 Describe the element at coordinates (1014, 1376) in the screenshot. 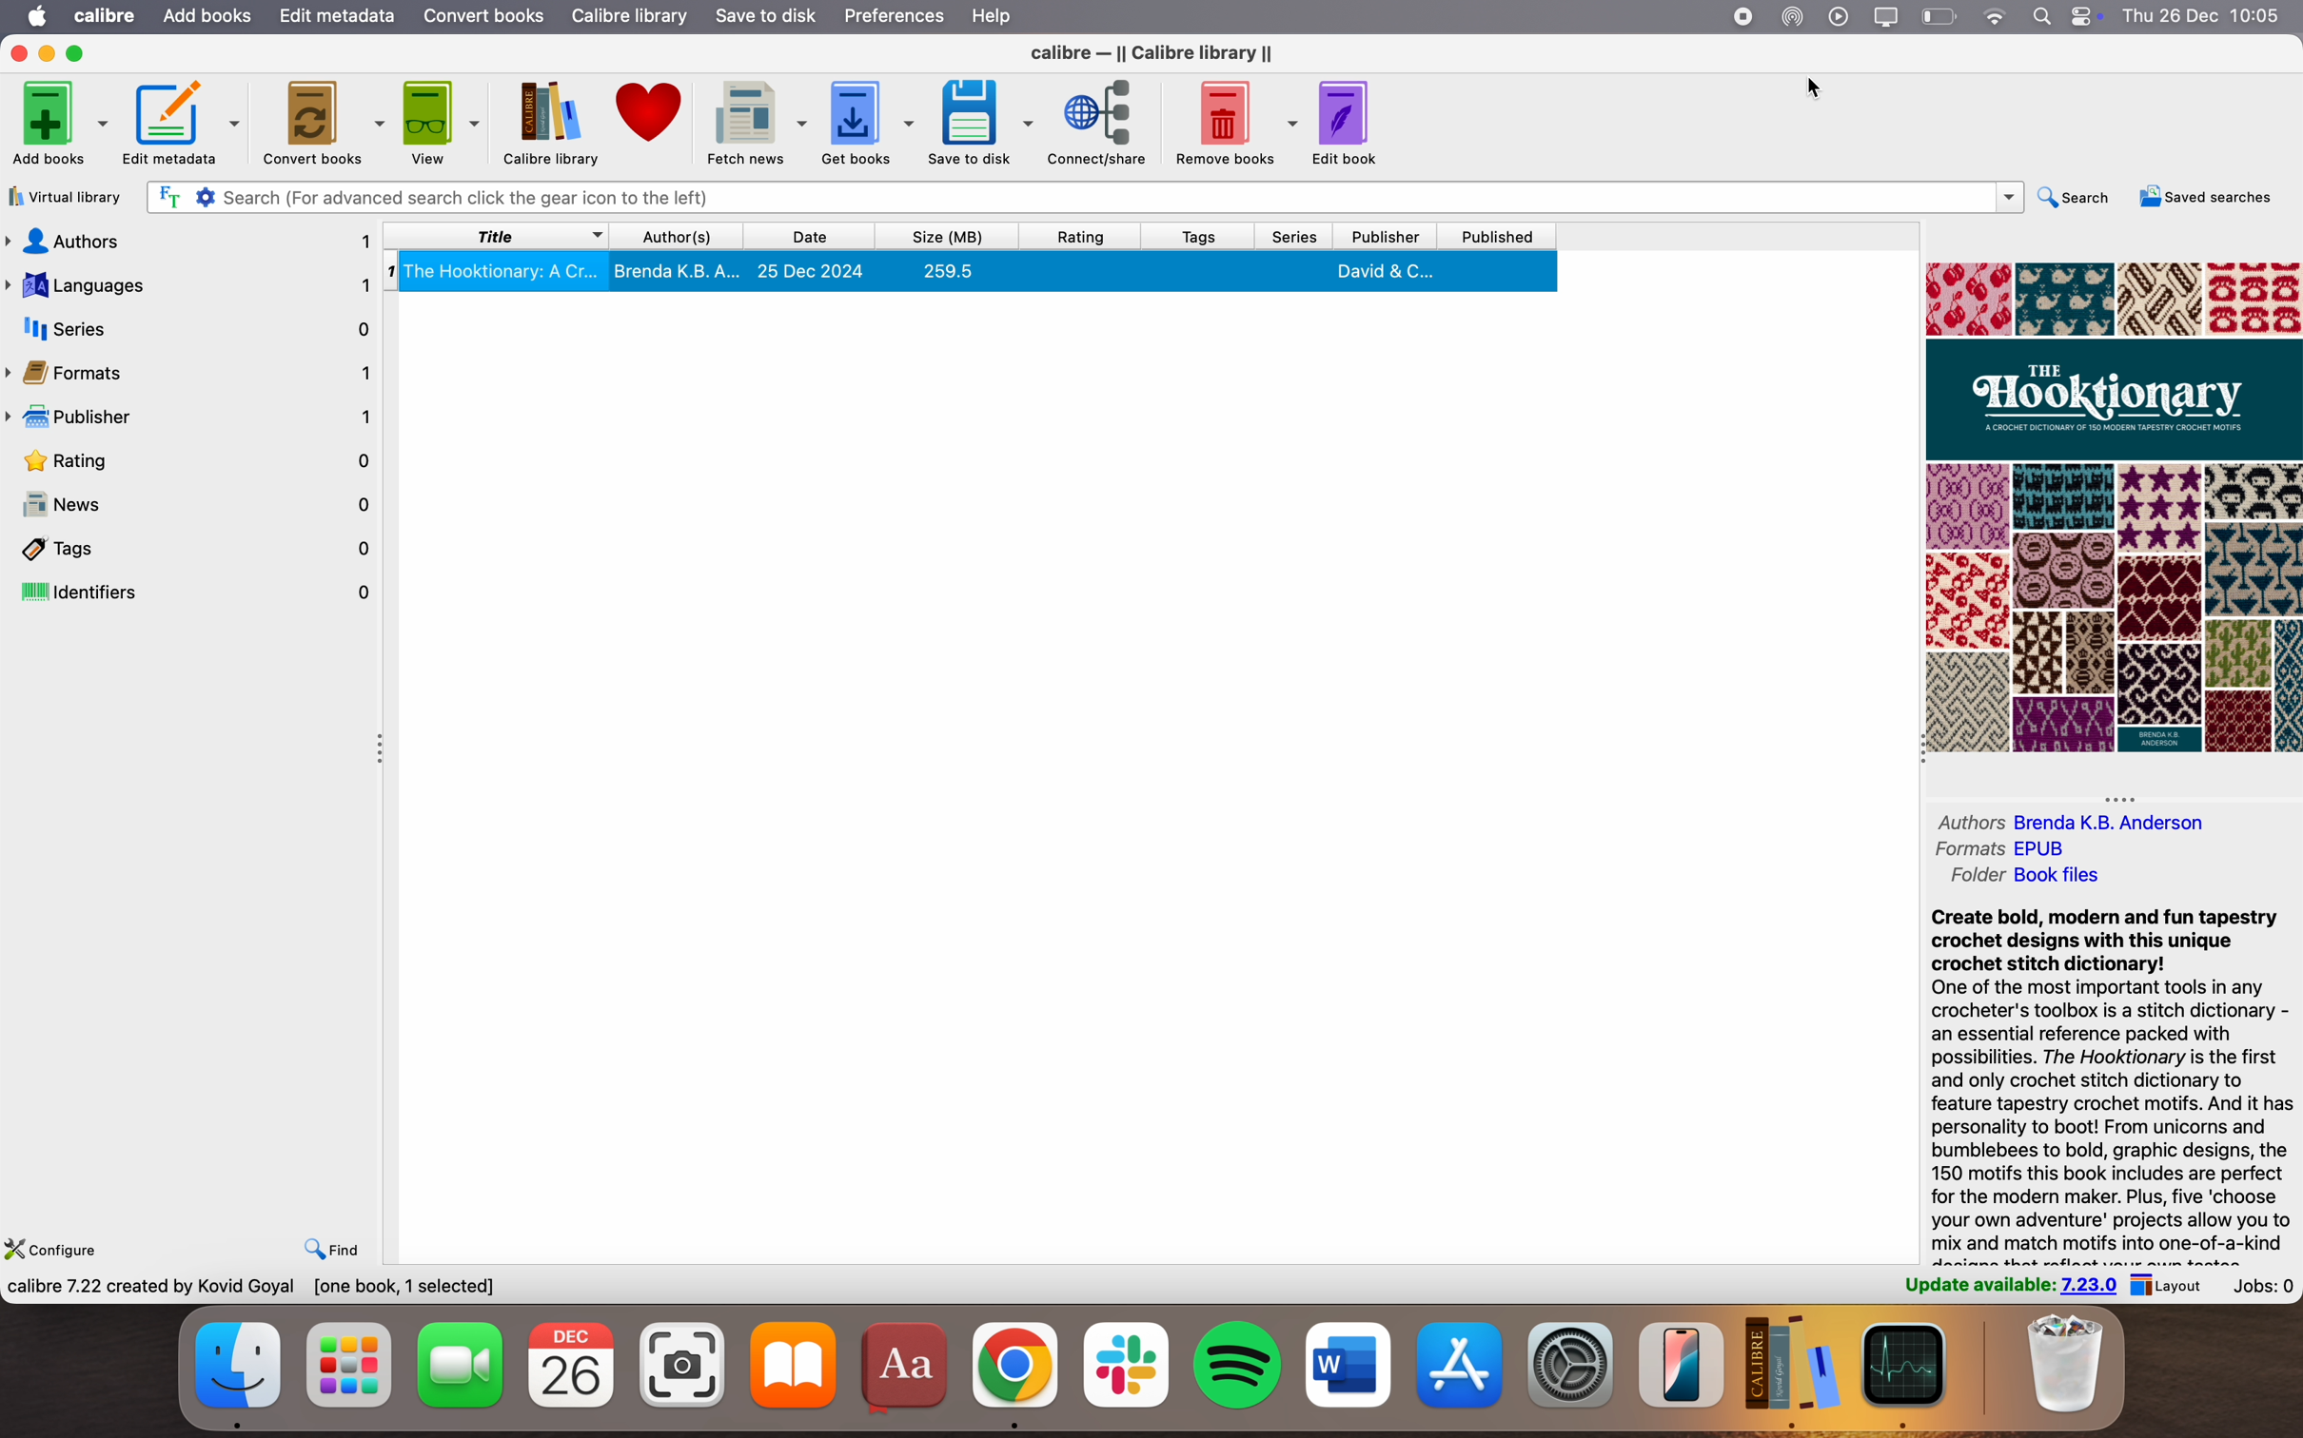

I see `Google Chrome` at that location.